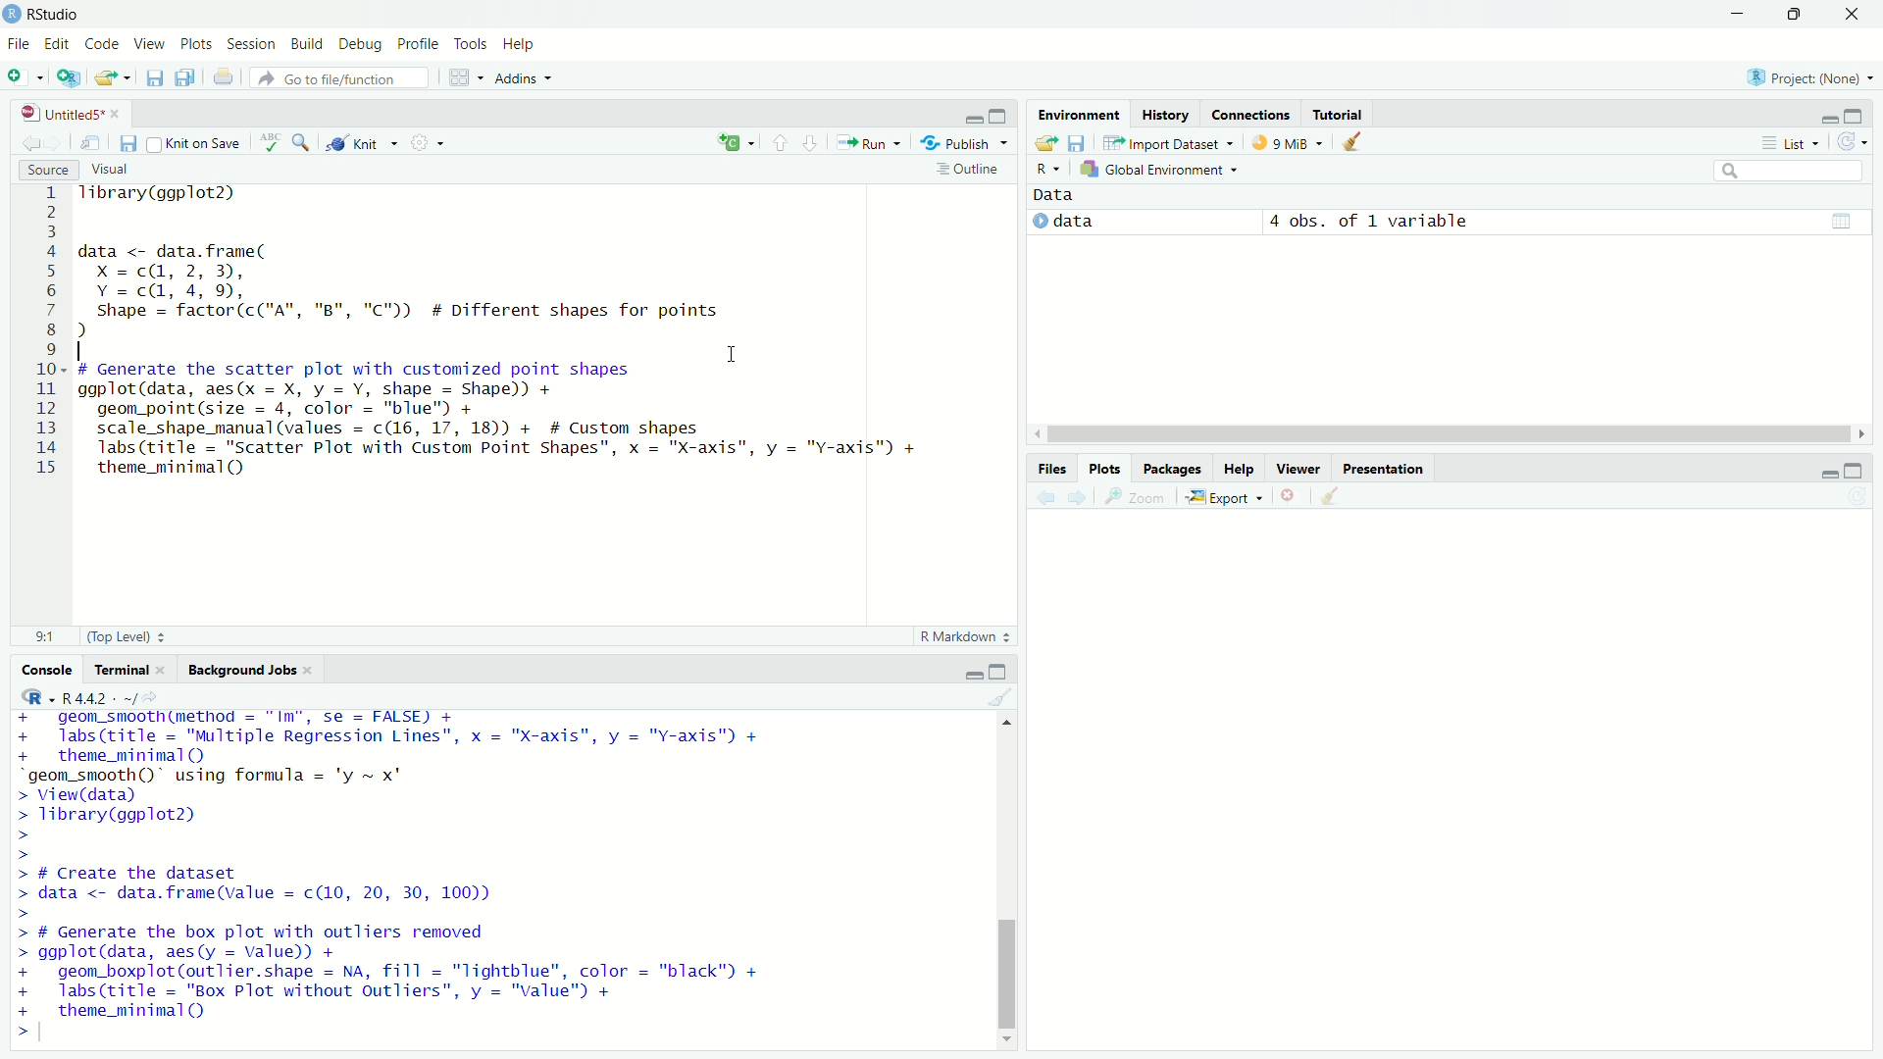 This screenshot has width=1883, height=1059. Describe the element at coordinates (781, 142) in the screenshot. I see `Go to previous section/chunk` at that location.